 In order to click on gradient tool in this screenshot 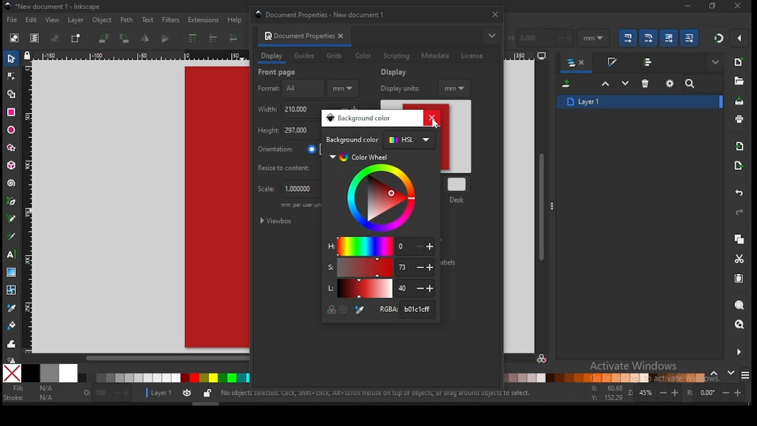, I will do `click(12, 273)`.